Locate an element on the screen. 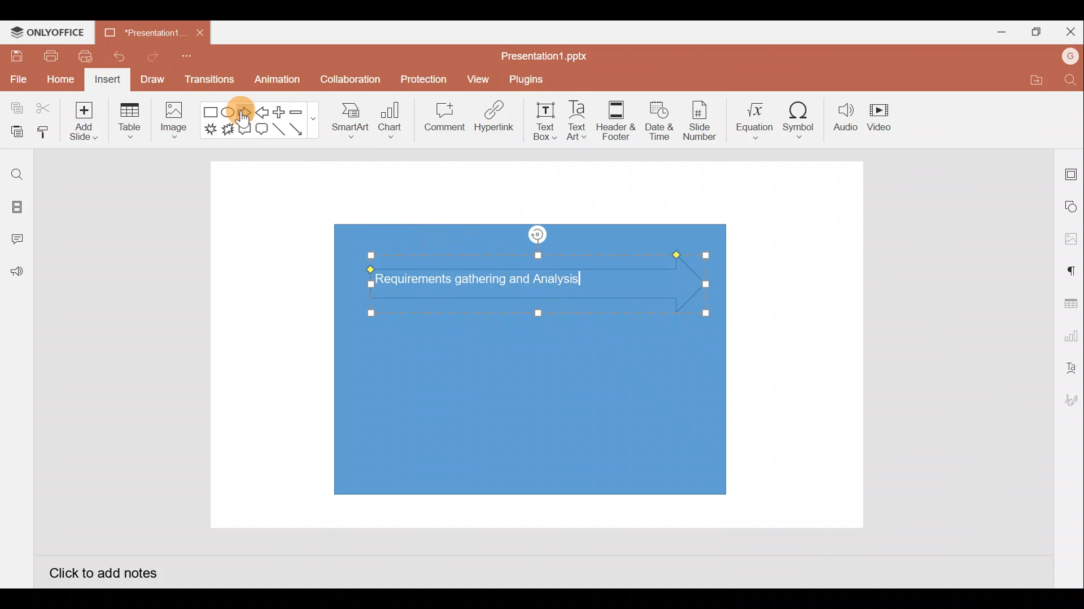 Image resolution: width=1084 pixels, height=609 pixels. Hyperlink is located at coordinates (491, 118).